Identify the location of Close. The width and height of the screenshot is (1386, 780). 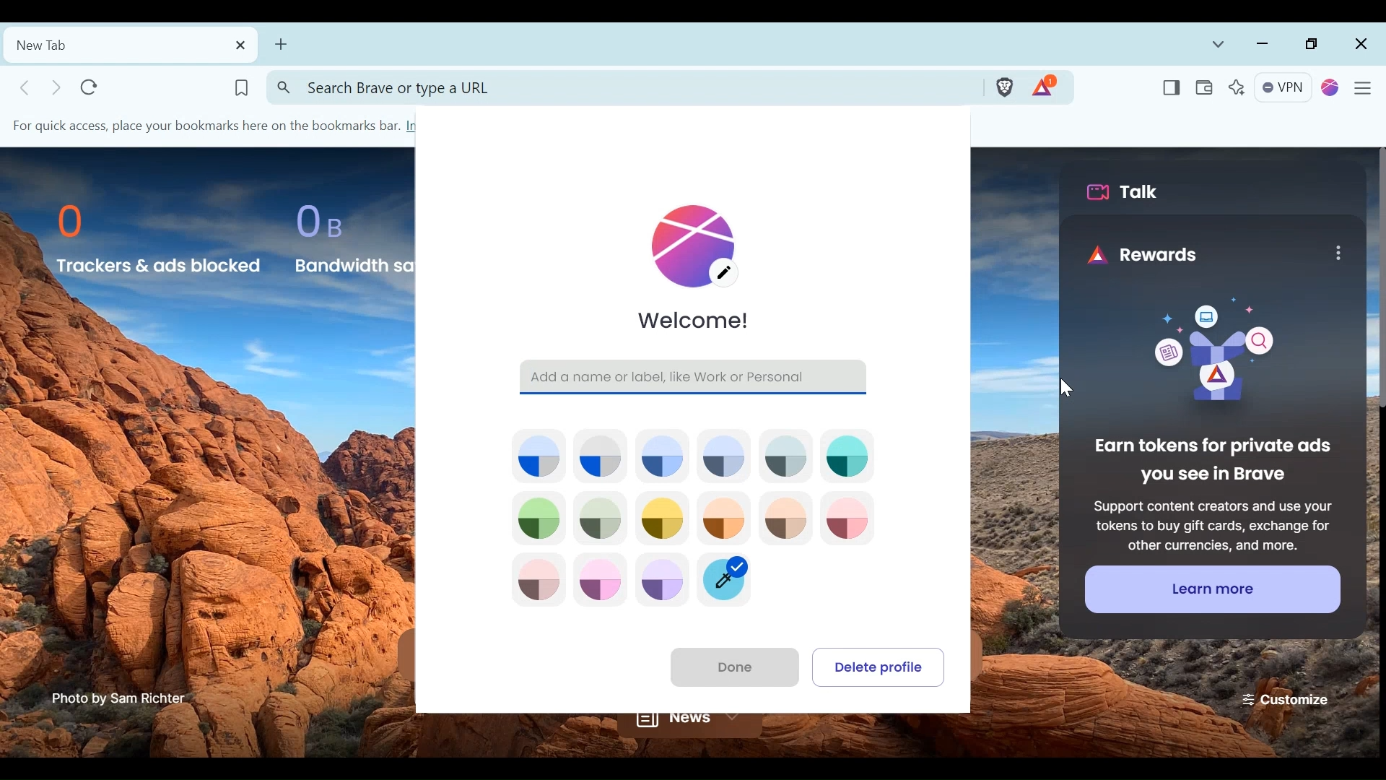
(1359, 45).